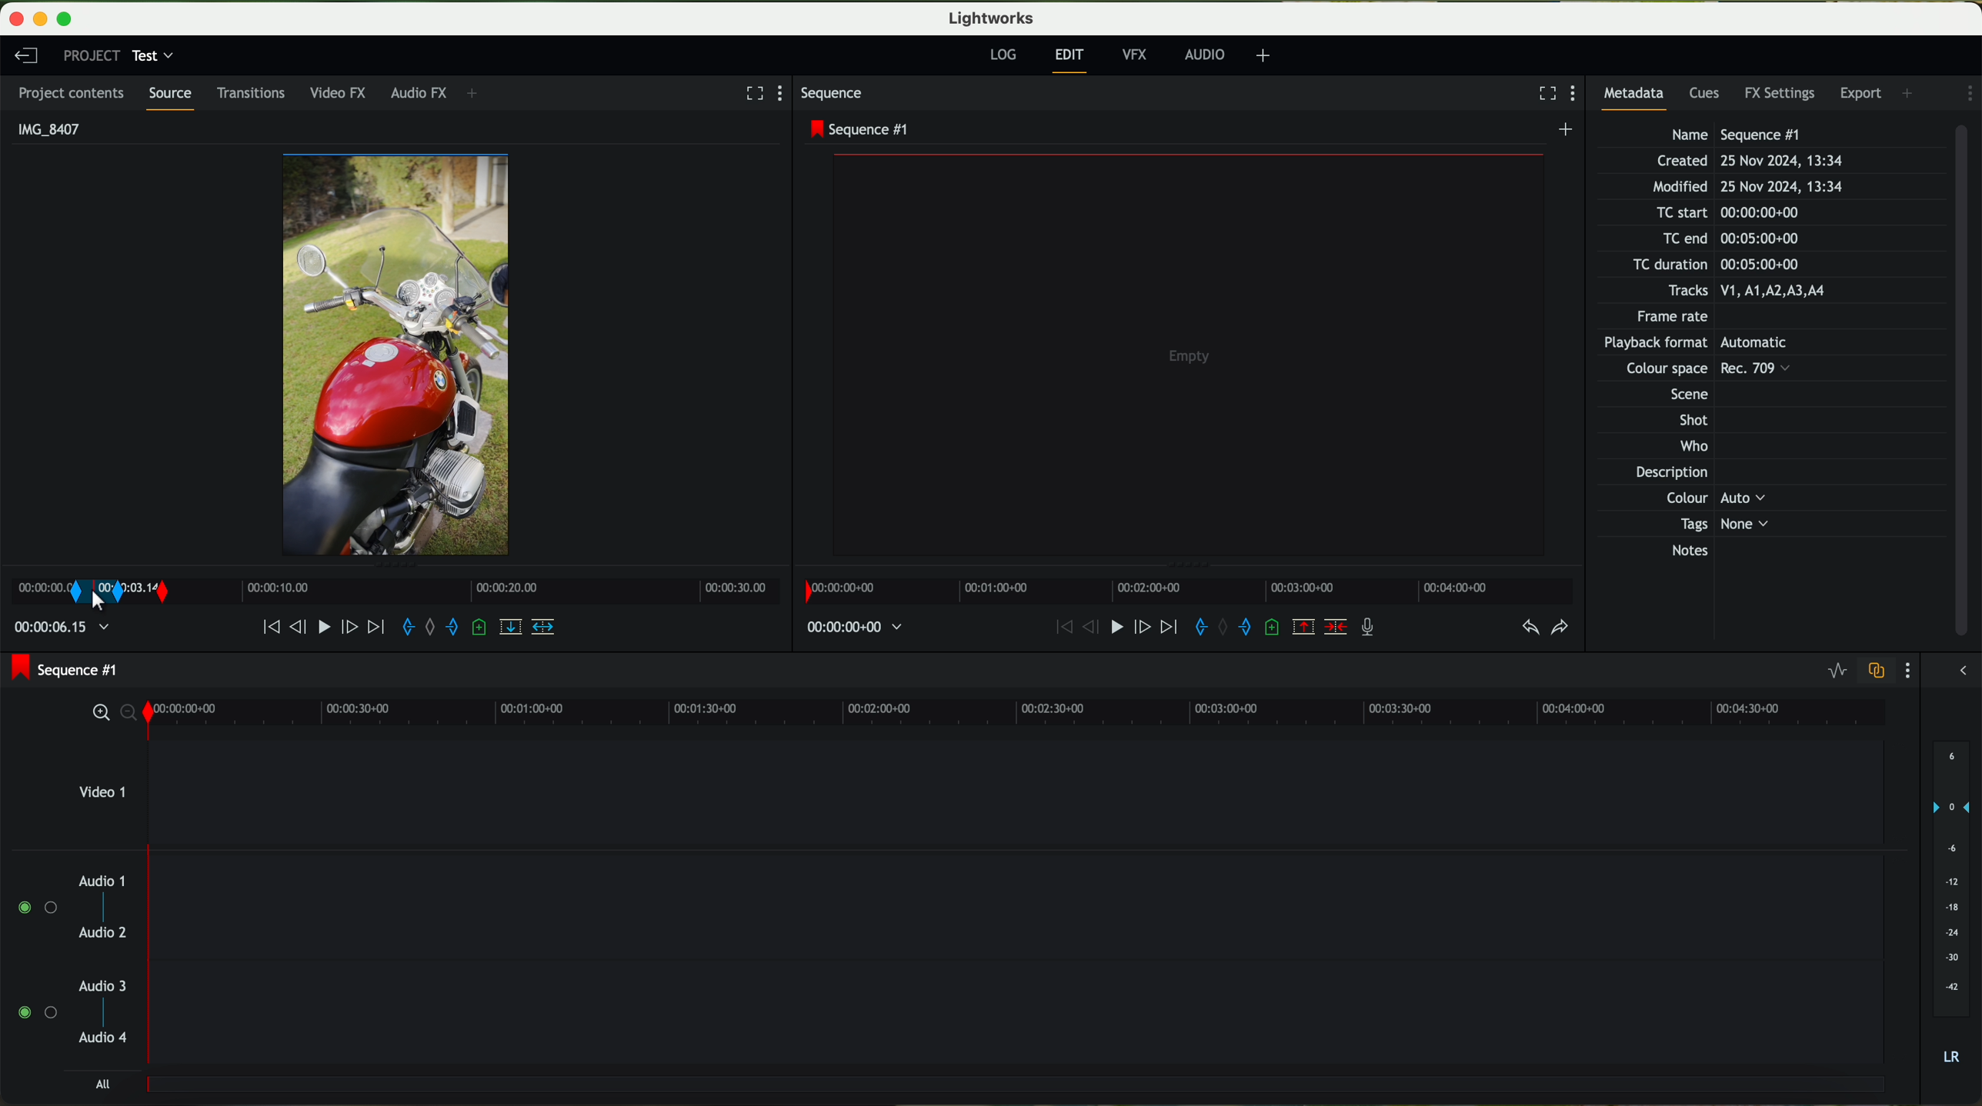 The image size is (1982, 1106). Describe the element at coordinates (24, 55) in the screenshot. I see `leave` at that location.